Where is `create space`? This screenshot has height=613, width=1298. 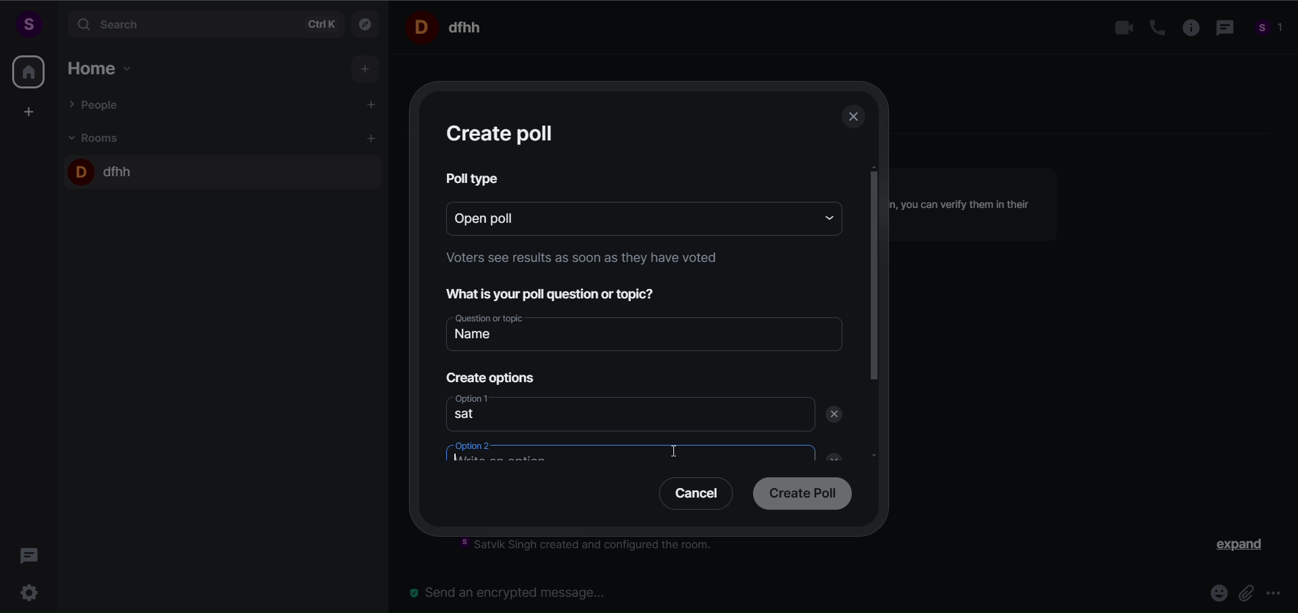 create space is located at coordinates (29, 111).